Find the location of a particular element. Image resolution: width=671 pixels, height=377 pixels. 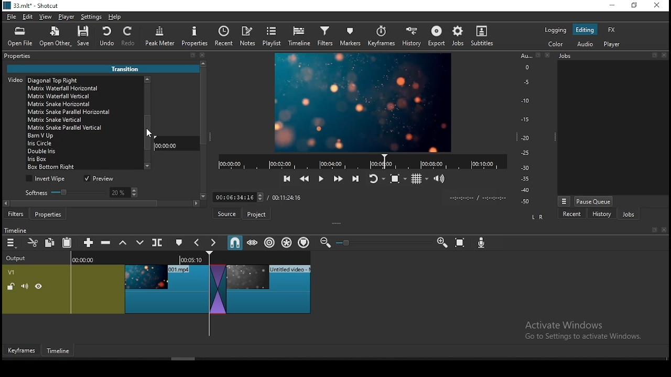

pause queue is located at coordinates (593, 201).